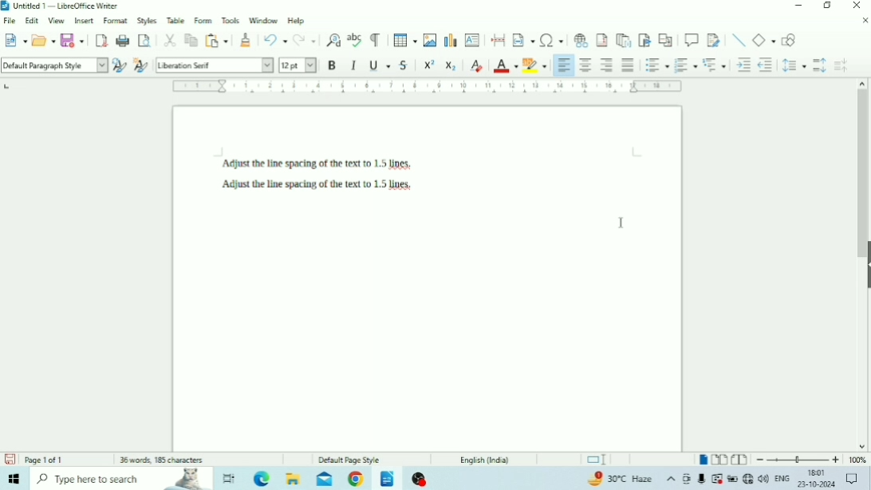 This screenshot has width=871, height=490. What do you see at coordinates (719, 460) in the screenshot?
I see `Multiple-page view` at bounding box center [719, 460].